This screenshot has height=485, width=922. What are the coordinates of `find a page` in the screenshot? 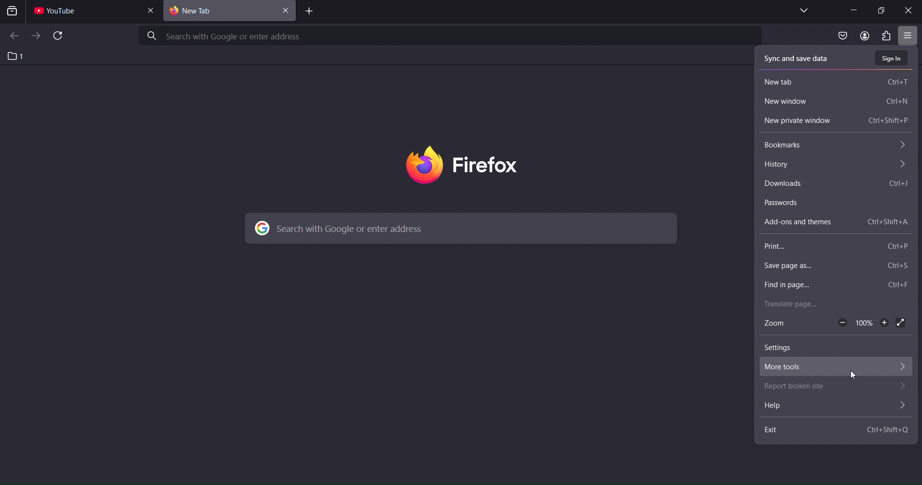 It's located at (805, 284).